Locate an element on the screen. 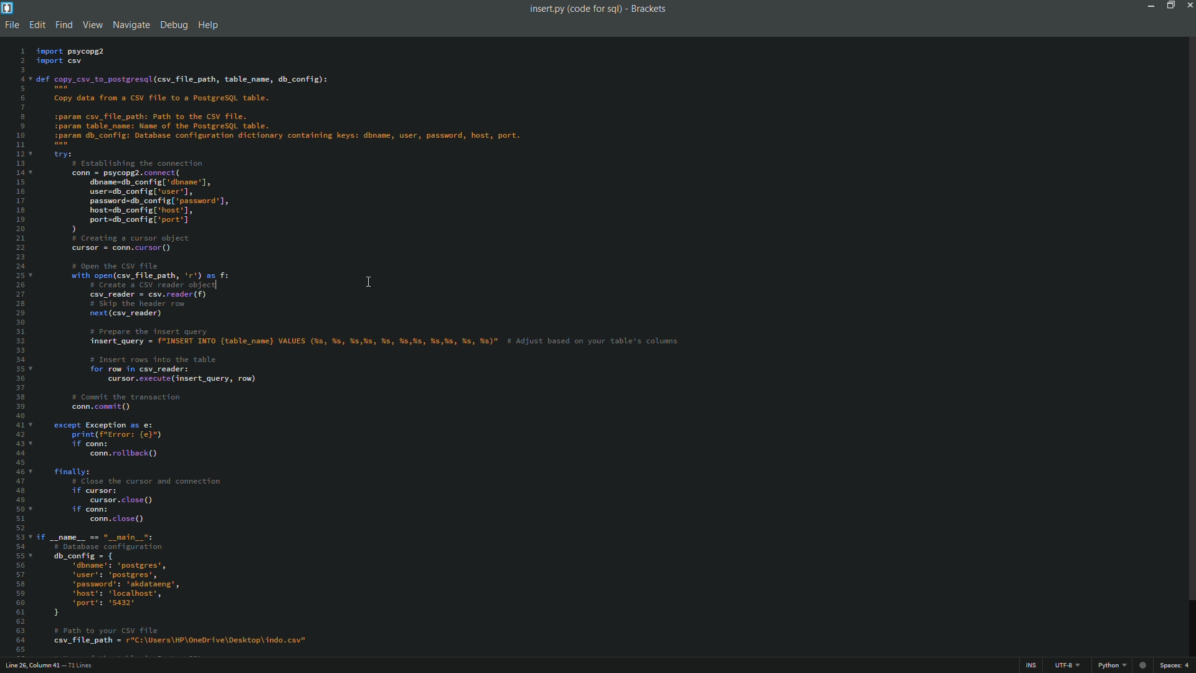 This screenshot has height=673, width=1196. folder name is located at coordinates (595, 9).